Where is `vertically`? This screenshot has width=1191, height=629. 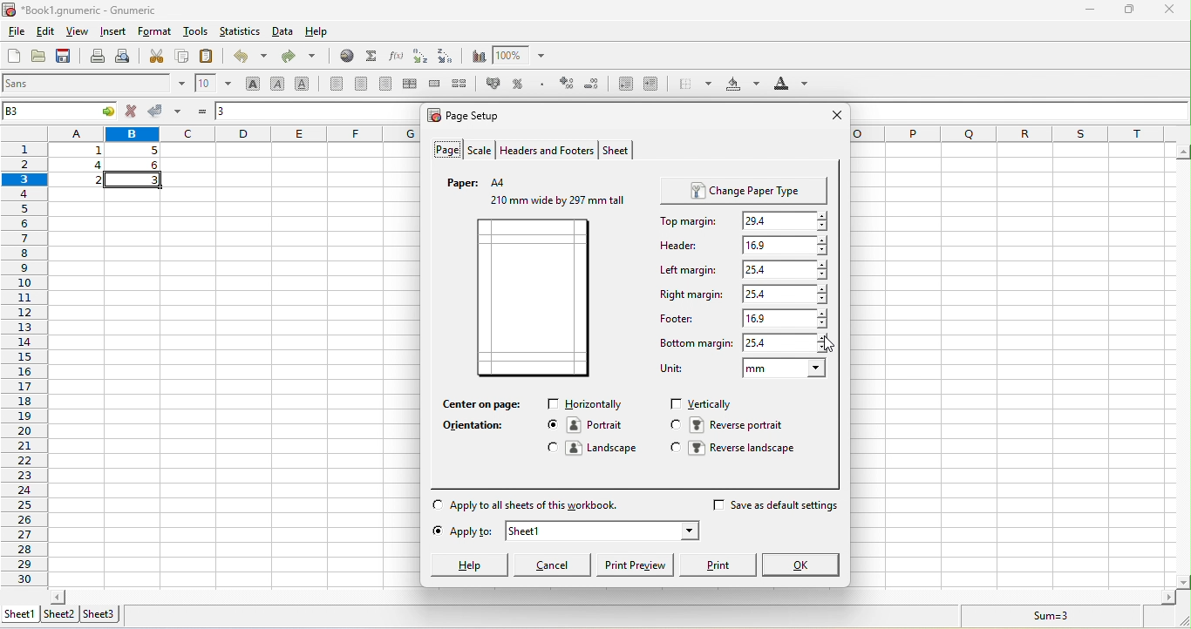 vertically is located at coordinates (707, 403).